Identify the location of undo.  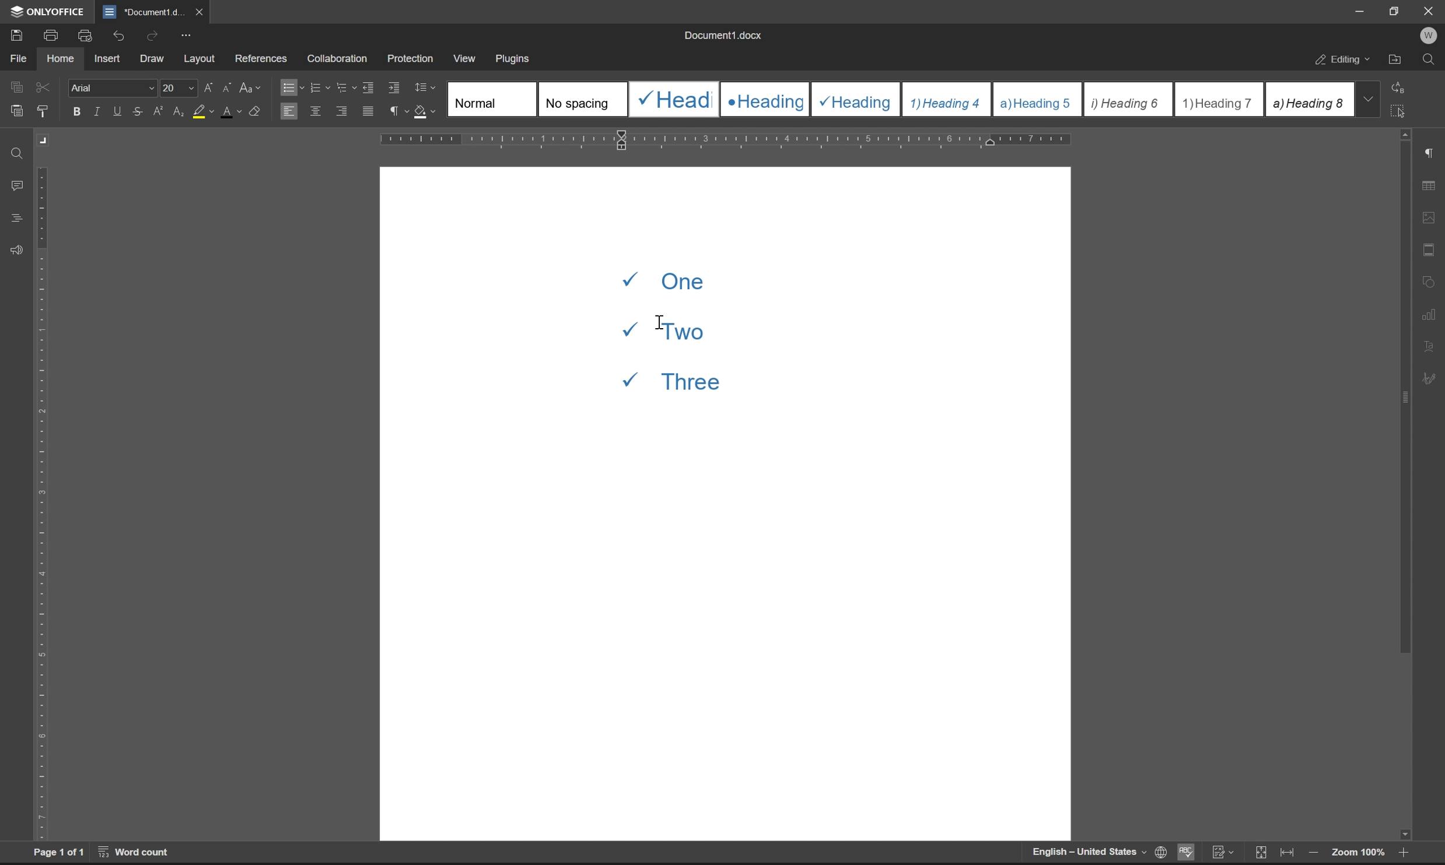
(117, 37).